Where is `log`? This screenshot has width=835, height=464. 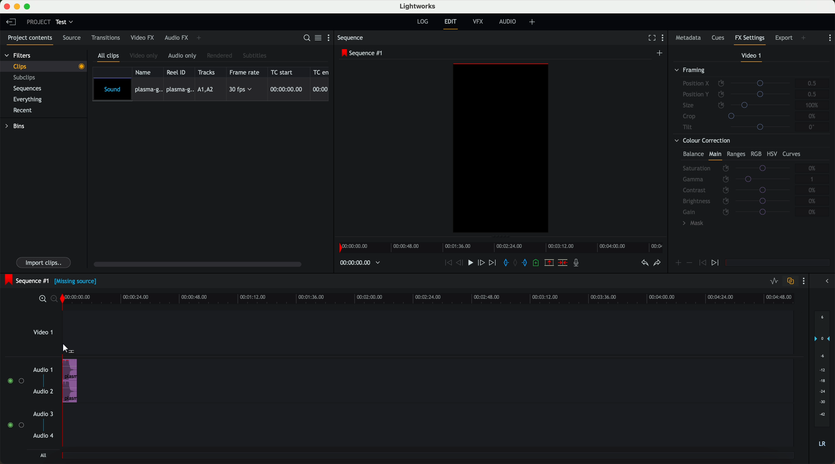 log is located at coordinates (422, 22).